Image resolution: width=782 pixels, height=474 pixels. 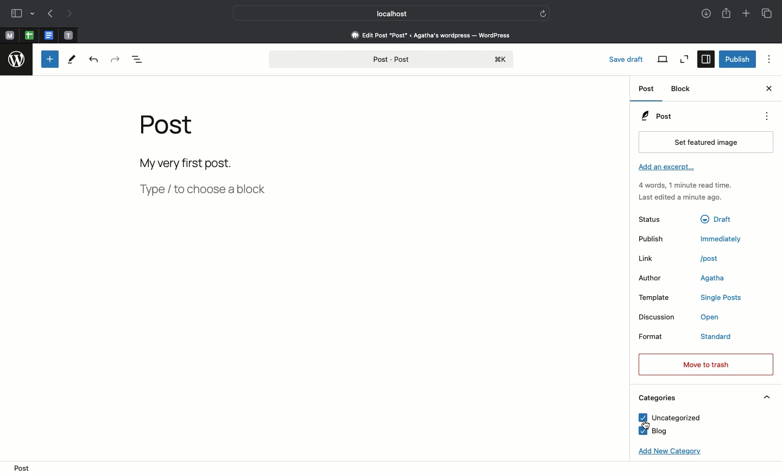 What do you see at coordinates (543, 13) in the screenshot?
I see `Refresh` at bounding box center [543, 13].